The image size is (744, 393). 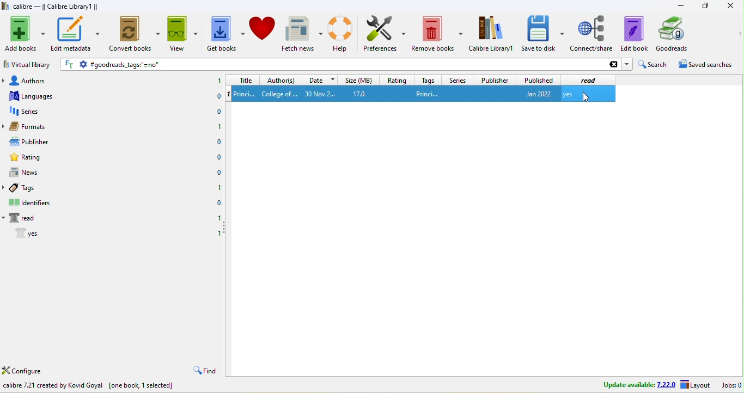 I want to click on resize, so click(x=705, y=5).